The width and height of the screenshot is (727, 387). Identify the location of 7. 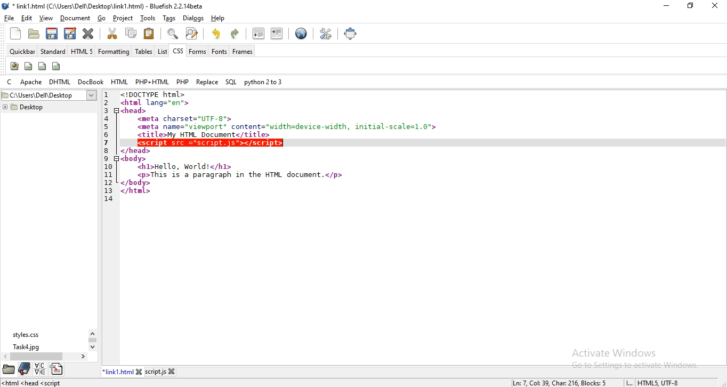
(106, 143).